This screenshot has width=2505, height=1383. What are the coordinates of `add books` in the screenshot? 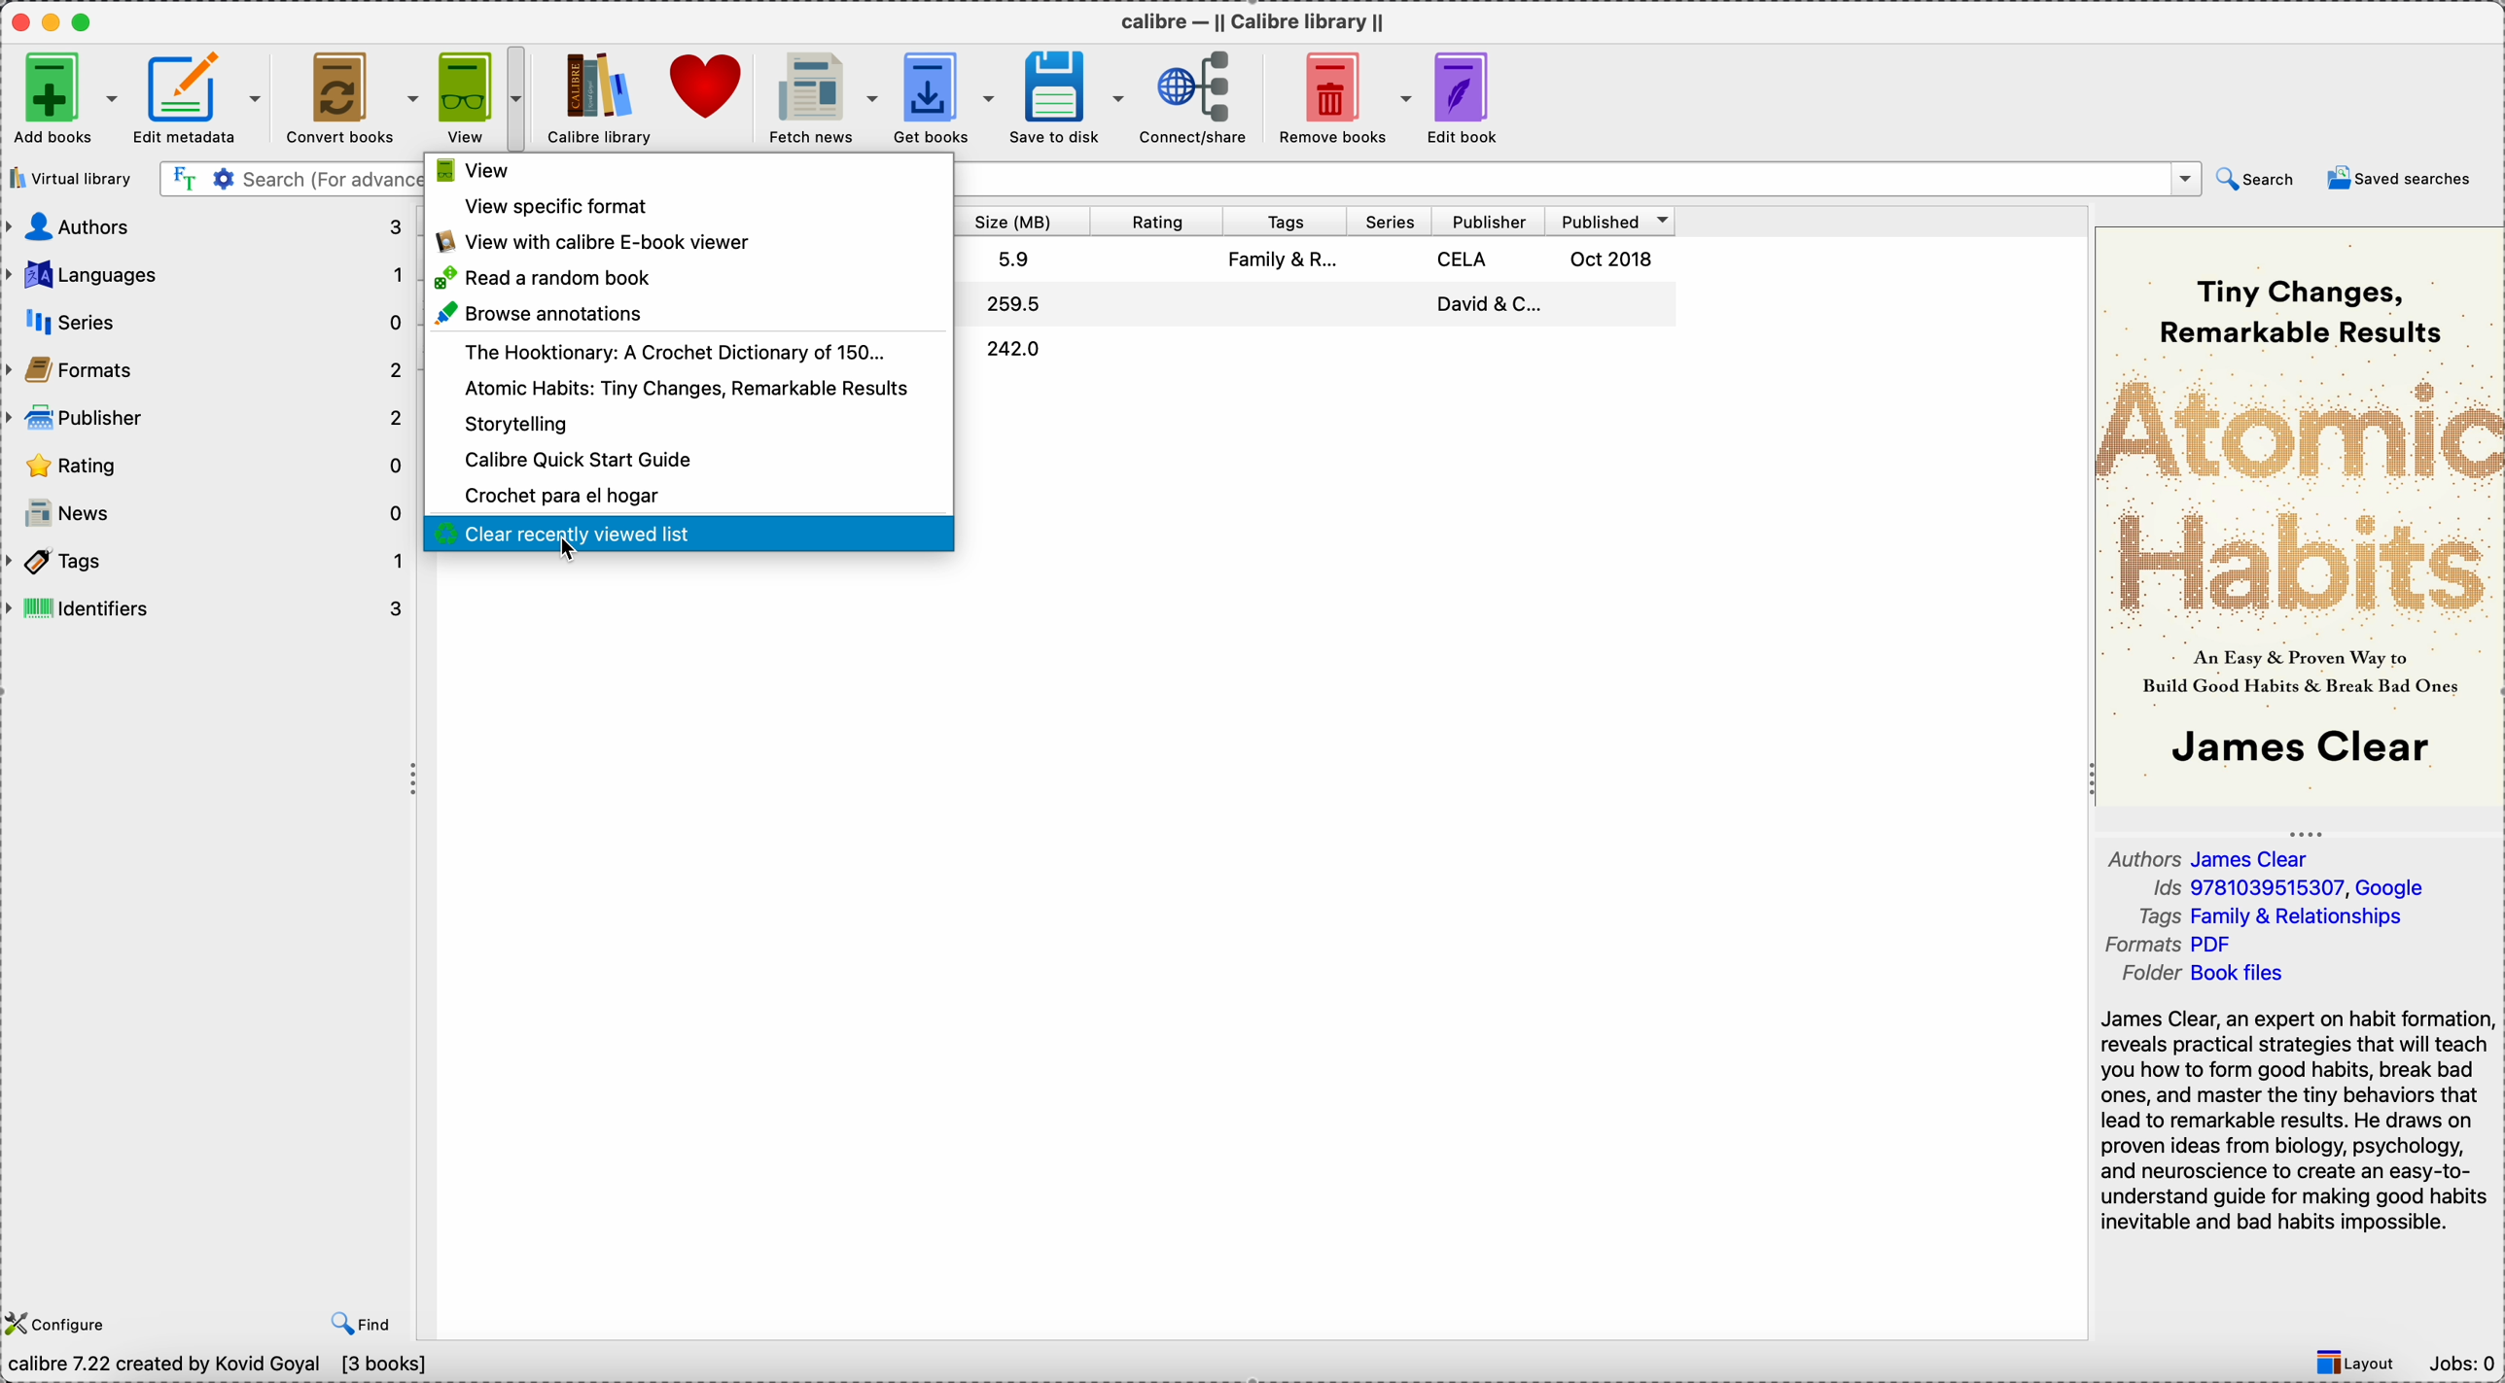 It's located at (62, 96).